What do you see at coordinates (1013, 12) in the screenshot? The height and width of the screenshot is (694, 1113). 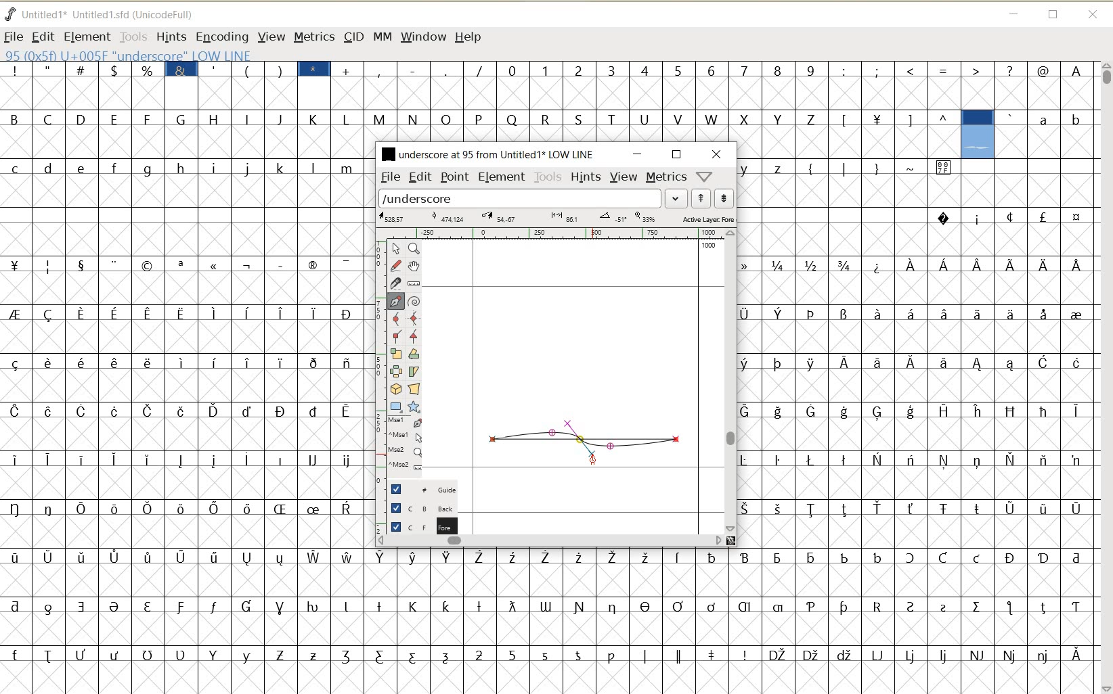 I see `MINIMIZE` at bounding box center [1013, 12].